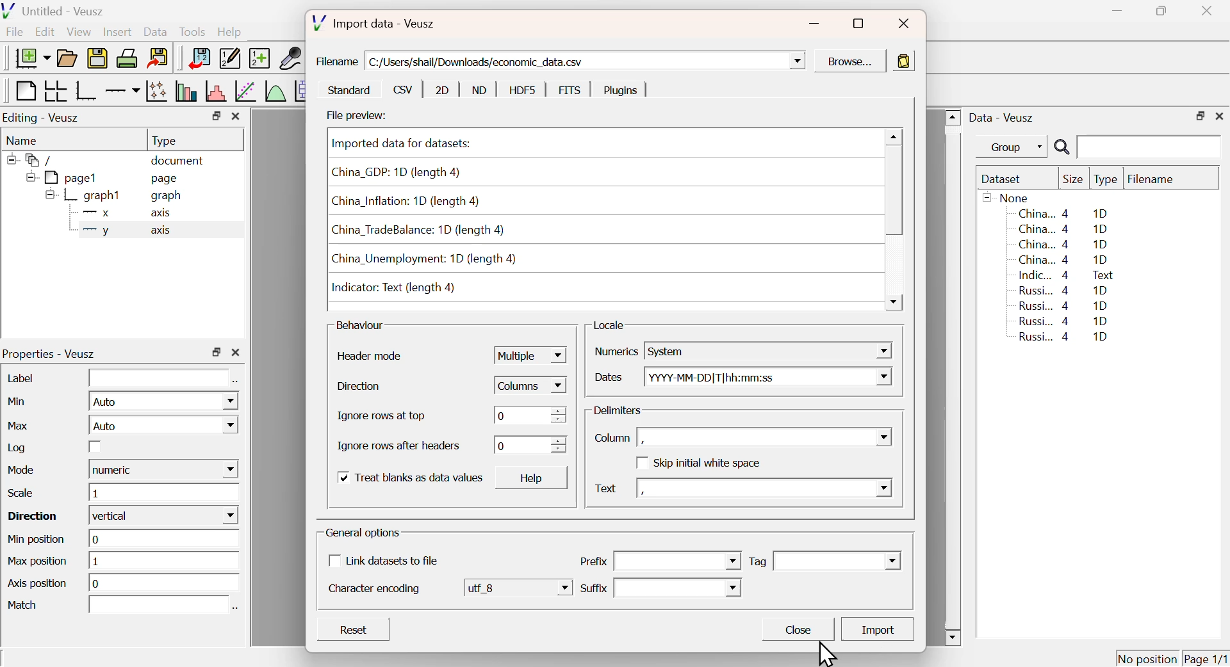 The height and width of the screenshot is (667, 1230). Describe the element at coordinates (355, 629) in the screenshot. I see `Reset` at that location.